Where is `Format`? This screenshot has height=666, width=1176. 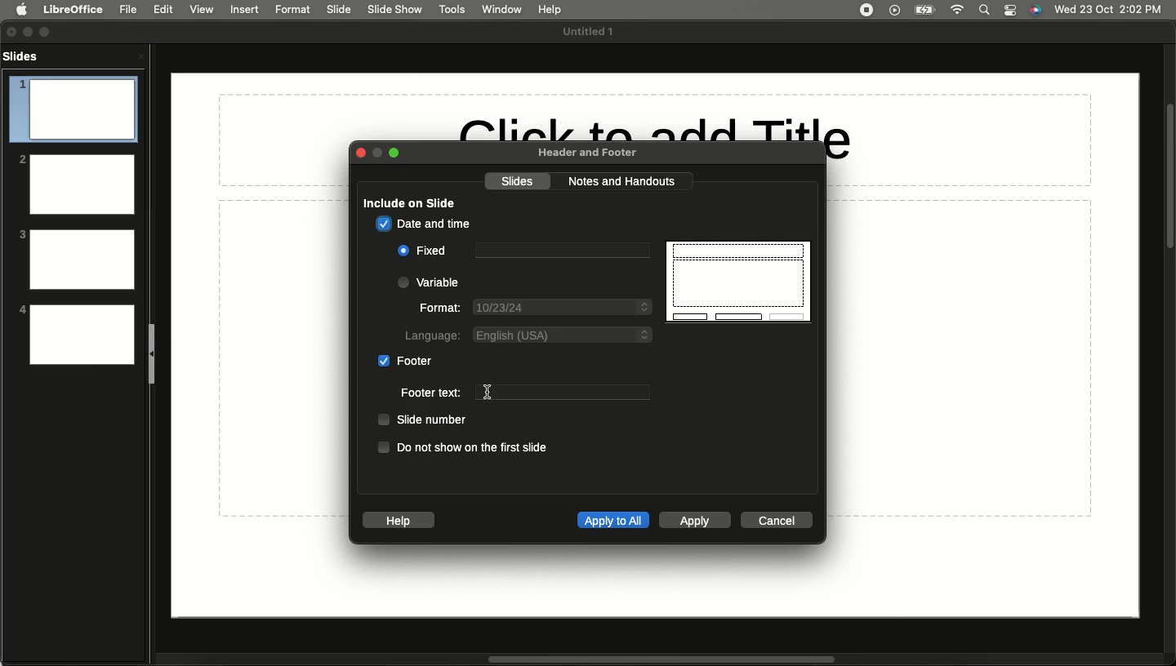 Format is located at coordinates (293, 9).